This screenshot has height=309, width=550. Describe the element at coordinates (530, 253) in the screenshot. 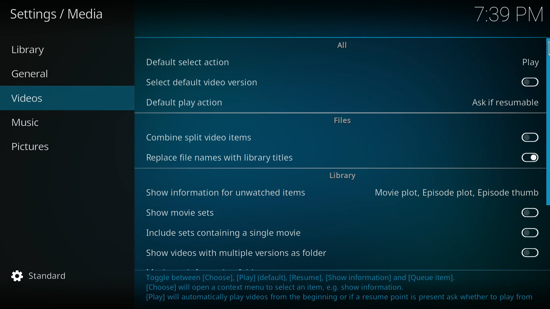

I see `off` at that location.